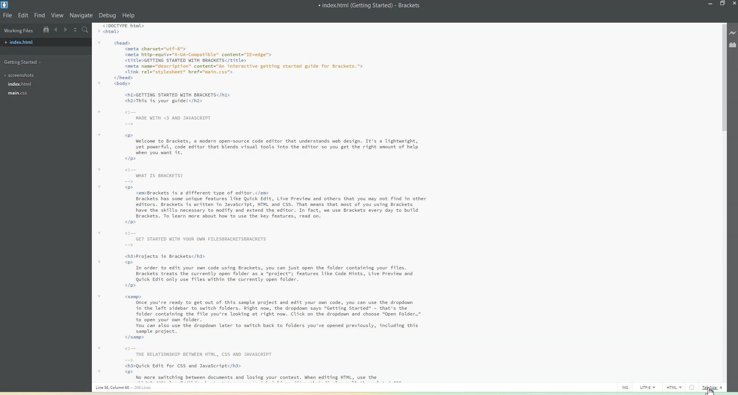 Image resolution: width=738 pixels, height=395 pixels. What do you see at coordinates (711, 391) in the screenshot?
I see `cursor` at bounding box center [711, 391].